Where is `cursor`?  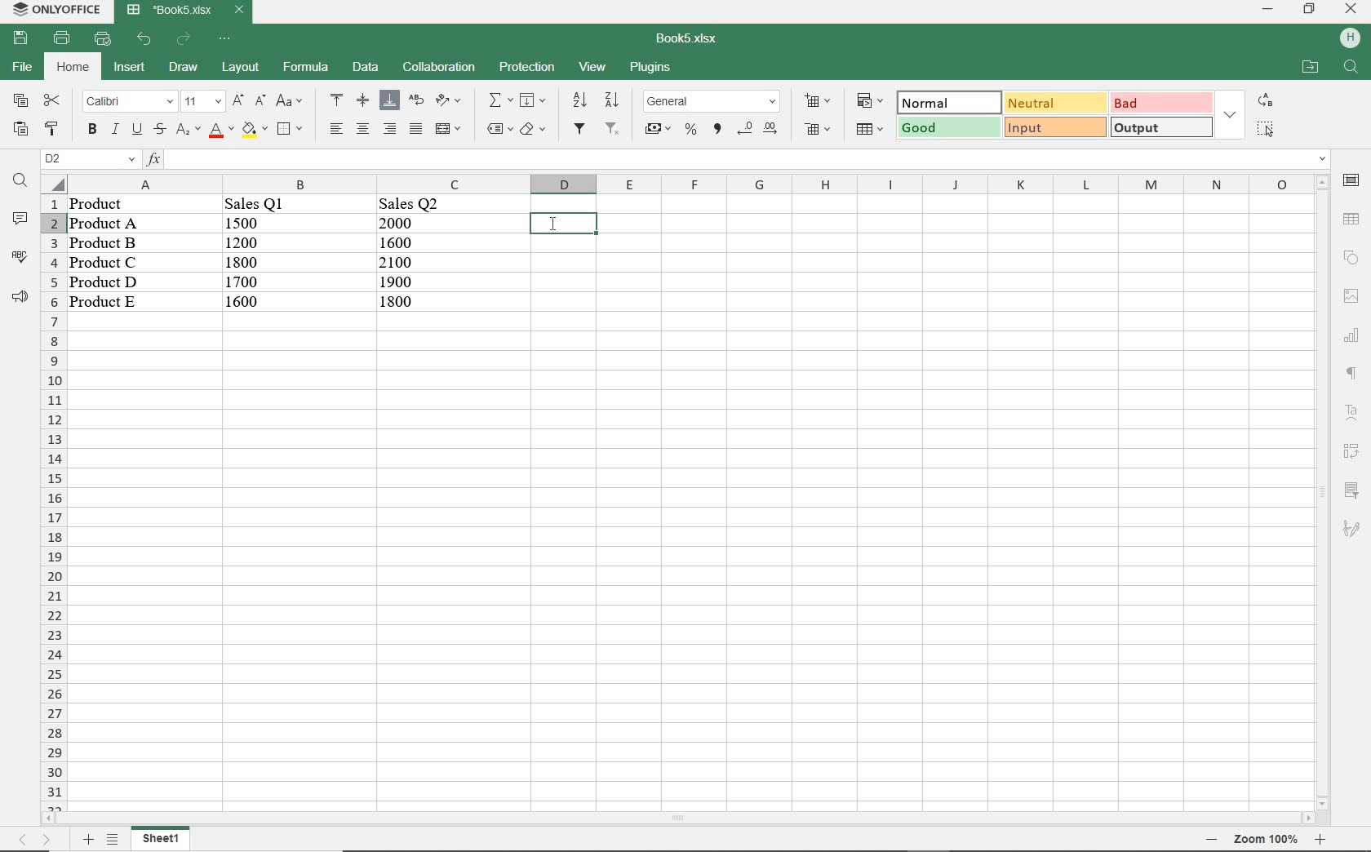
cursor is located at coordinates (552, 226).